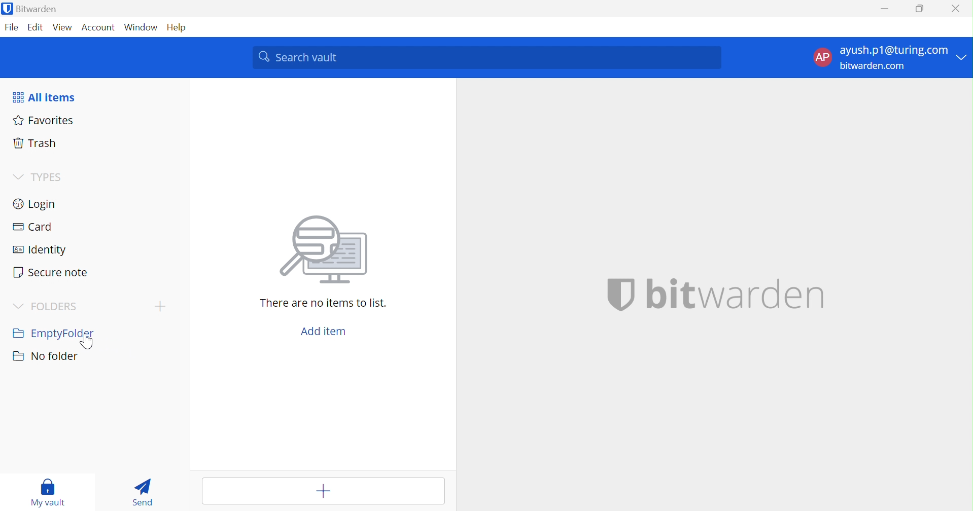  I want to click on Secure note, so click(50, 273).